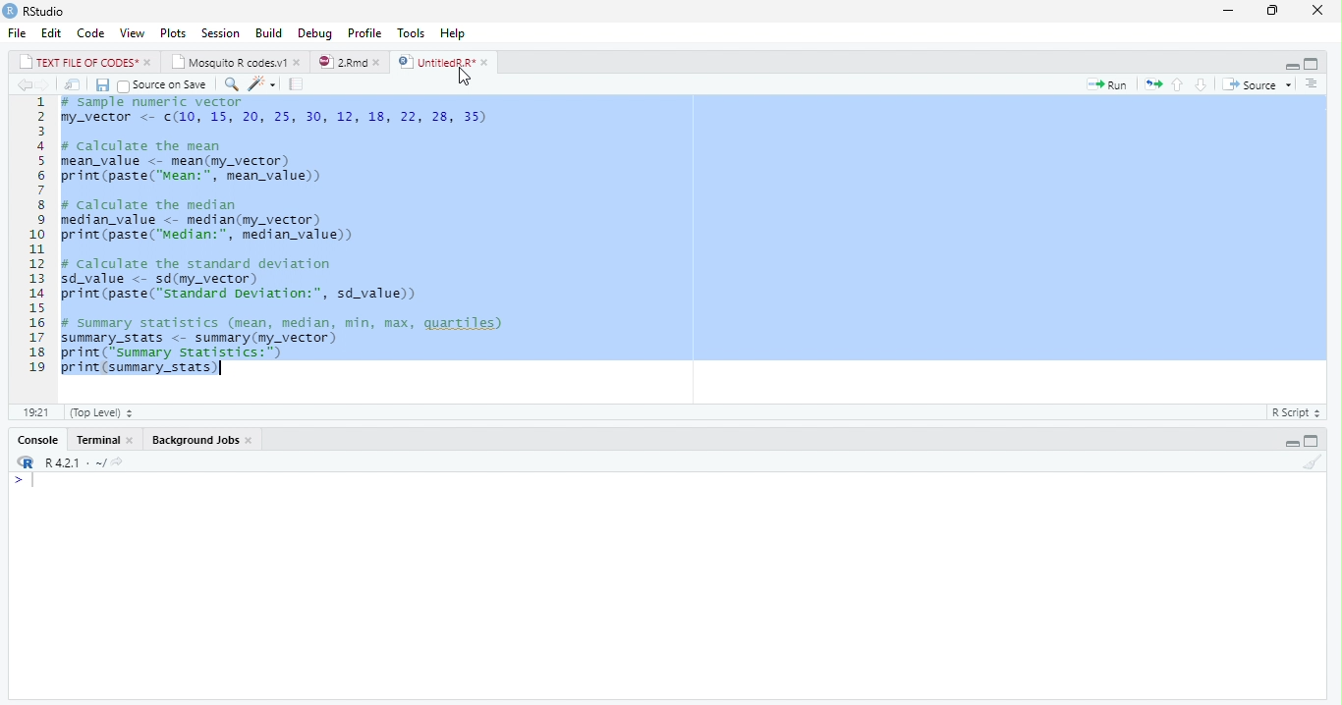 The width and height of the screenshot is (1342, 705). What do you see at coordinates (174, 33) in the screenshot?
I see `plots` at bounding box center [174, 33].